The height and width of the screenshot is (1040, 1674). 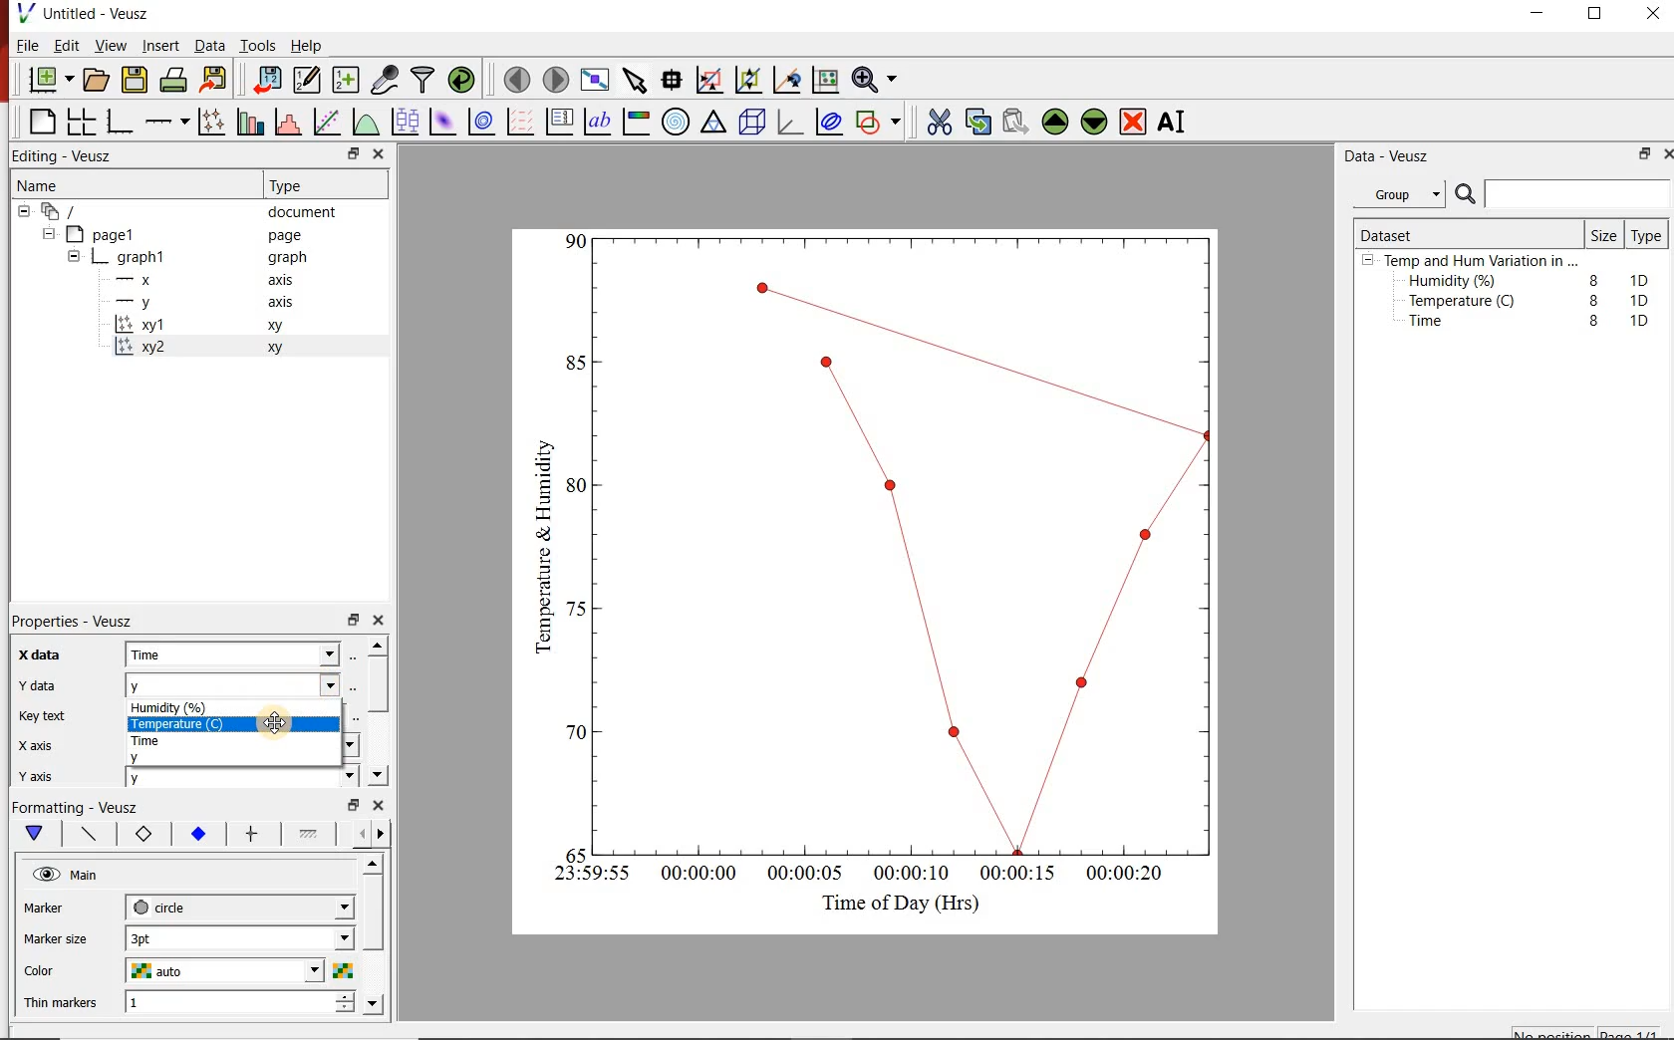 I want to click on Insert, so click(x=157, y=46).